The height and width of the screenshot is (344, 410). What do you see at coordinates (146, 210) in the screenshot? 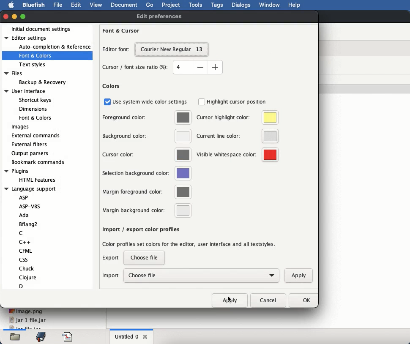
I see `margin background color` at bounding box center [146, 210].